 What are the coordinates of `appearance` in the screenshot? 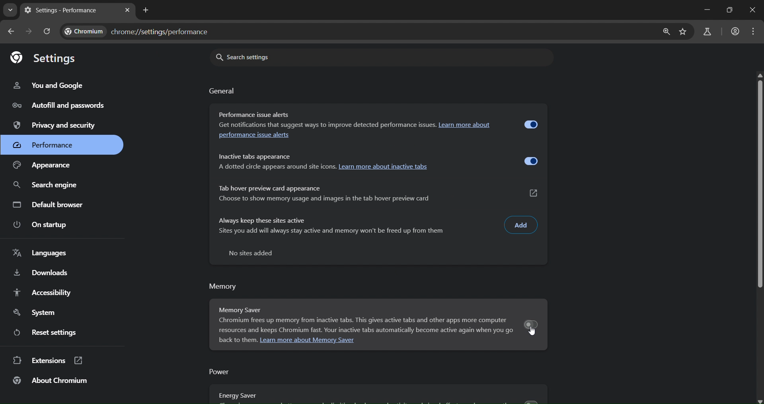 It's located at (46, 166).